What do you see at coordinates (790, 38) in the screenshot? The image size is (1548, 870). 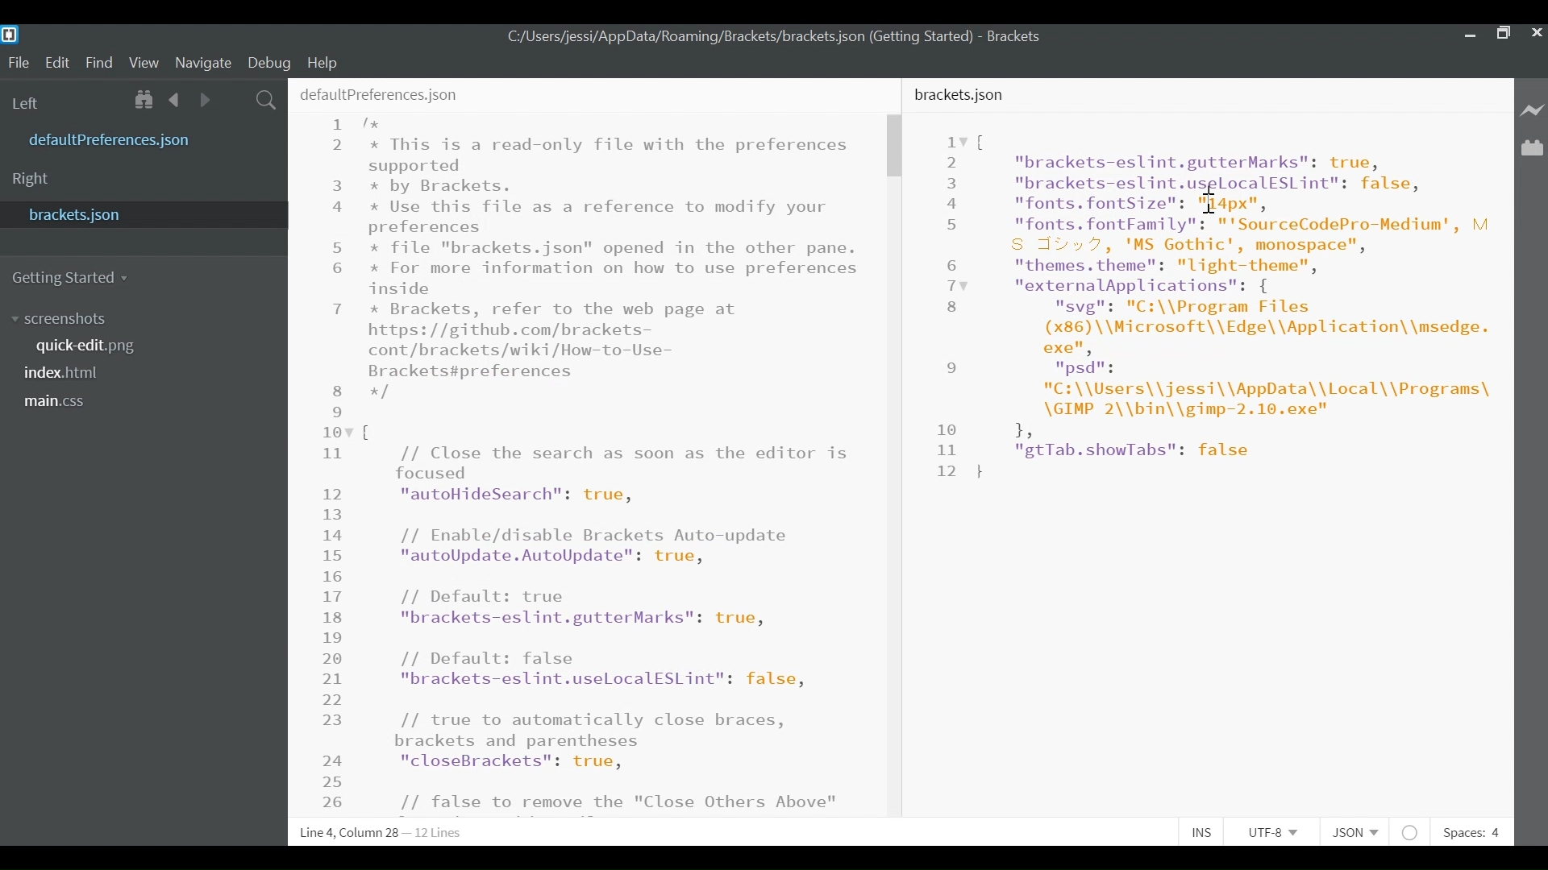 I see `C:/Users/jessi/AppData/Roaming/Brackets/brackets. json (Getting Started) - Brackets` at bounding box center [790, 38].